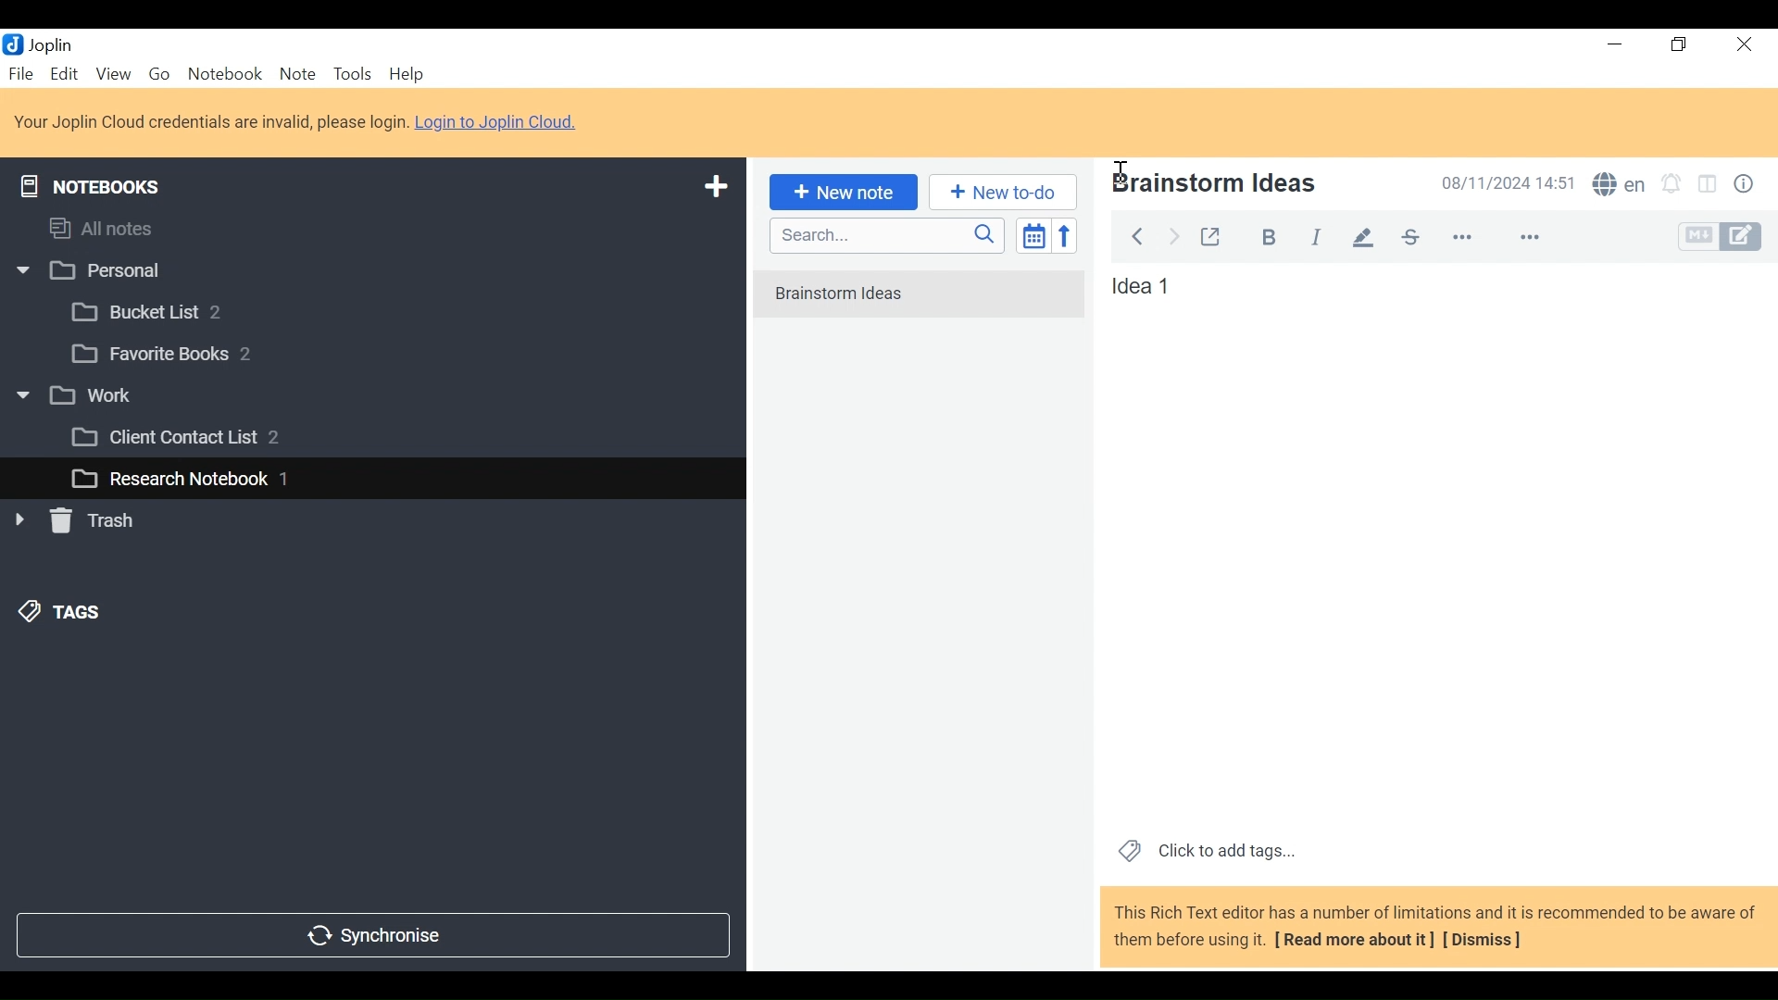 This screenshot has height=1000, width=1778. What do you see at coordinates (1003, 193) in the screenshot?
I see `Add New to Do` at bounding box center [1003, 193].